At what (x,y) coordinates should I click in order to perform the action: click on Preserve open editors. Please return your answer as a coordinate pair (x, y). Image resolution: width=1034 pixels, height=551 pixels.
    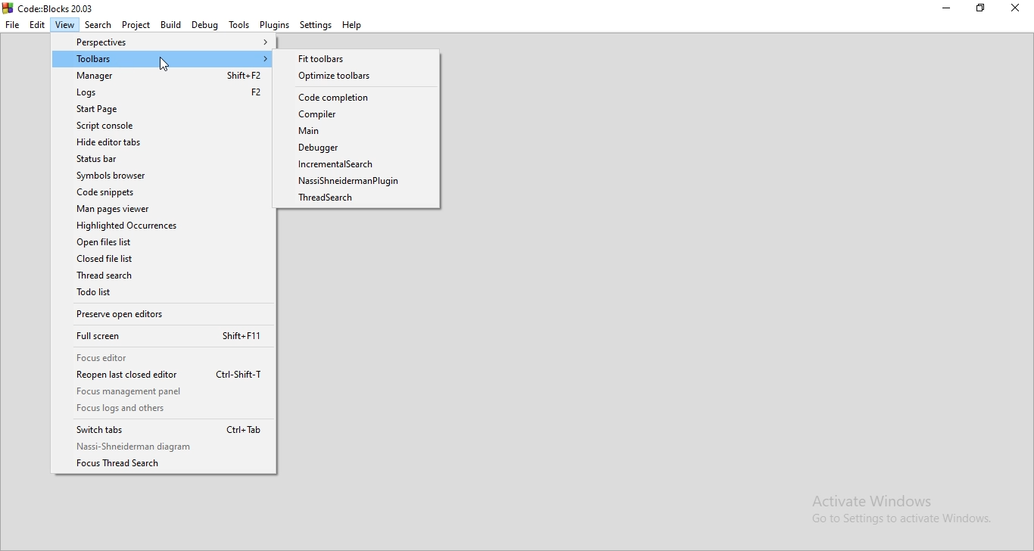
    Looking at the image, I should click on (165, 313).